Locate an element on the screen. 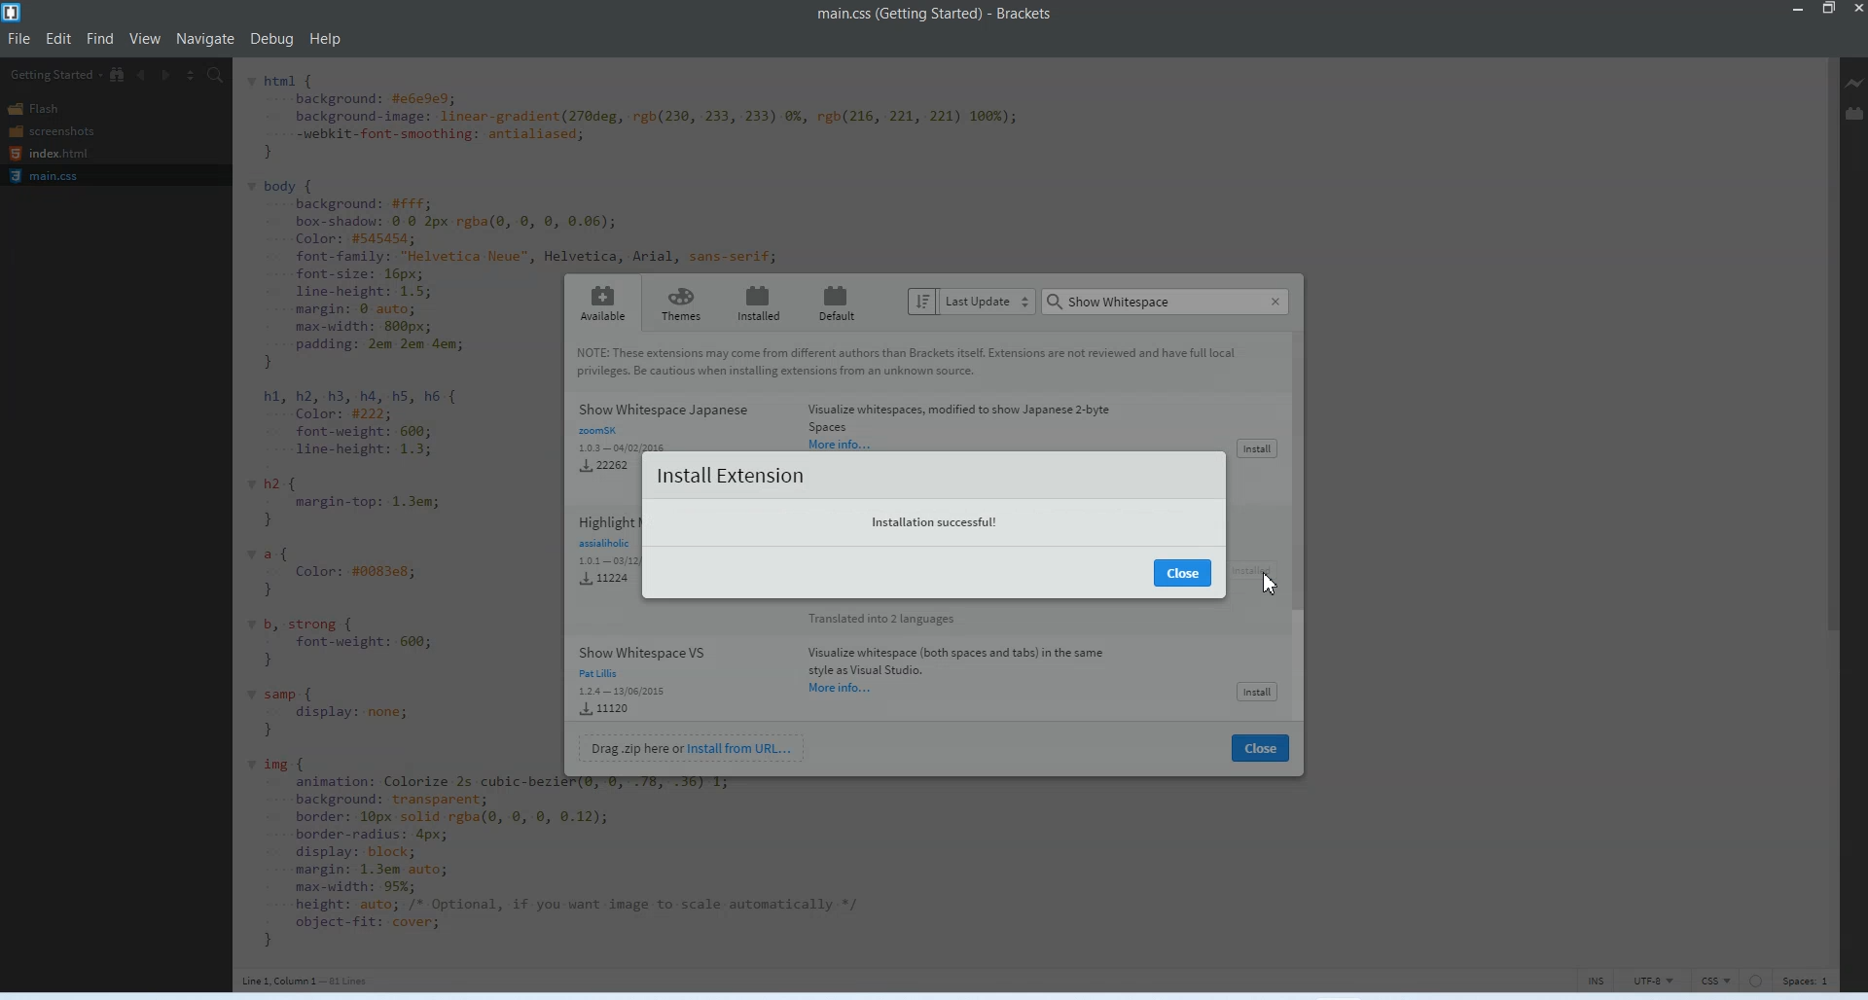 The height and width of the screenshot is (1000, 1868). Help is located at coordinates (327, 39).